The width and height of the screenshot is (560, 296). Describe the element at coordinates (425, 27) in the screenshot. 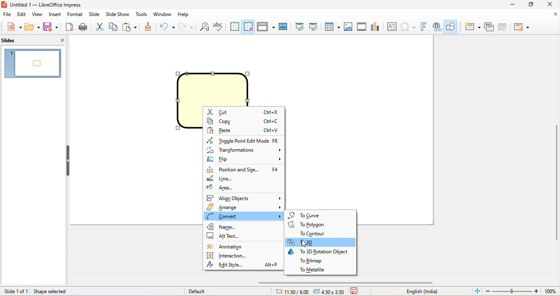

I see `fontwork text` at that location.